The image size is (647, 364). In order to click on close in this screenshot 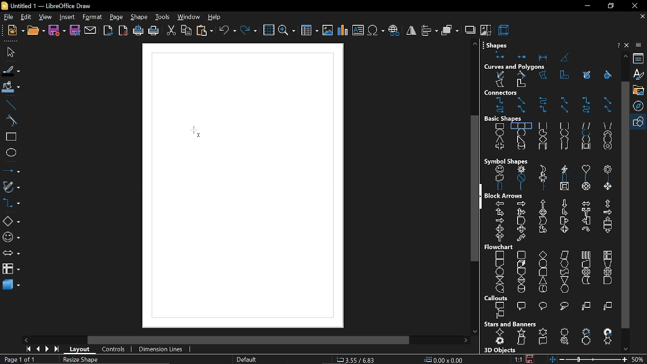, I will do `click(634, 6)`.